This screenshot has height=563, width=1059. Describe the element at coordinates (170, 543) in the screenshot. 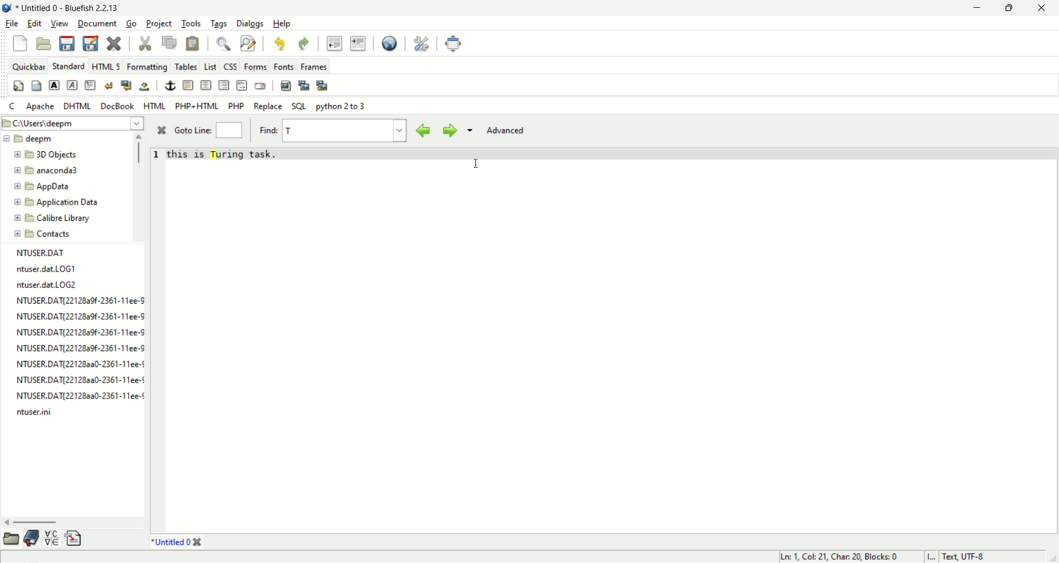

I see `document name` at that location.